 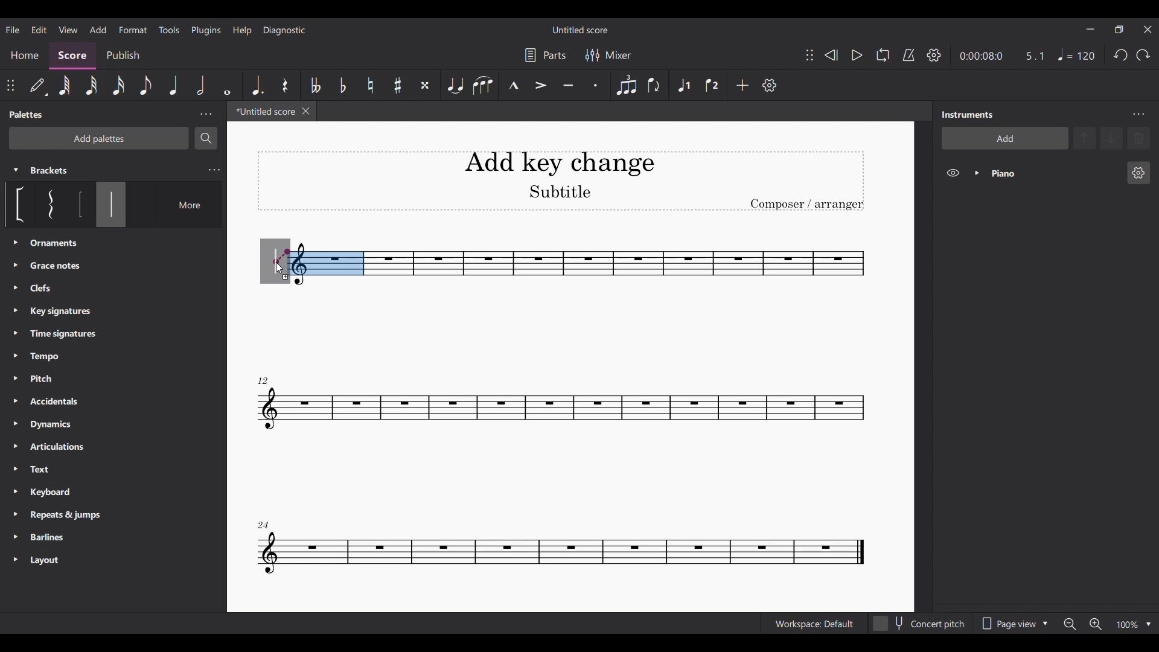 I want to click on Change position of toolbar attached, so click(x=809, y=55).